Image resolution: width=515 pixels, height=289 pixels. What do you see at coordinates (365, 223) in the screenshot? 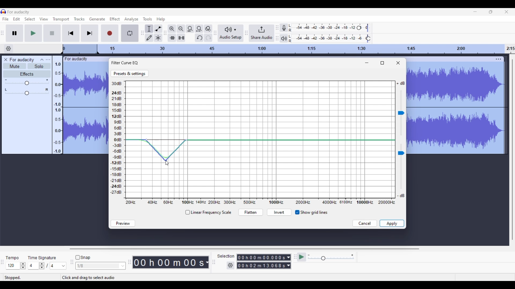
I see `Discard inputs made` at bounding box center [365, 223].